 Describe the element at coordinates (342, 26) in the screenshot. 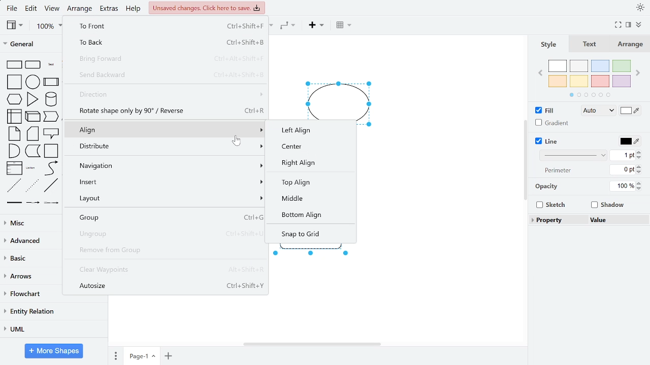

I see `table` at that location.